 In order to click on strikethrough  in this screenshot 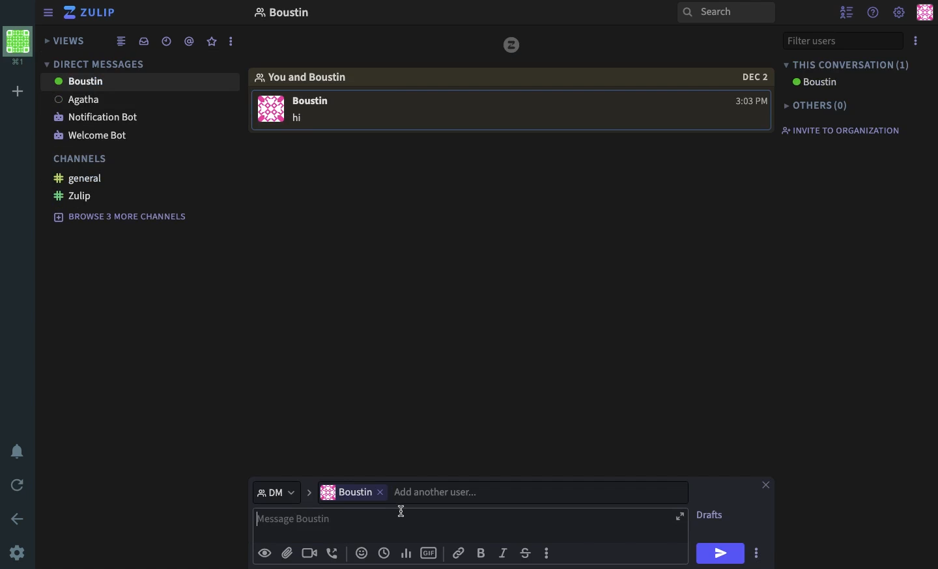, I will do `click(527, 551)`.